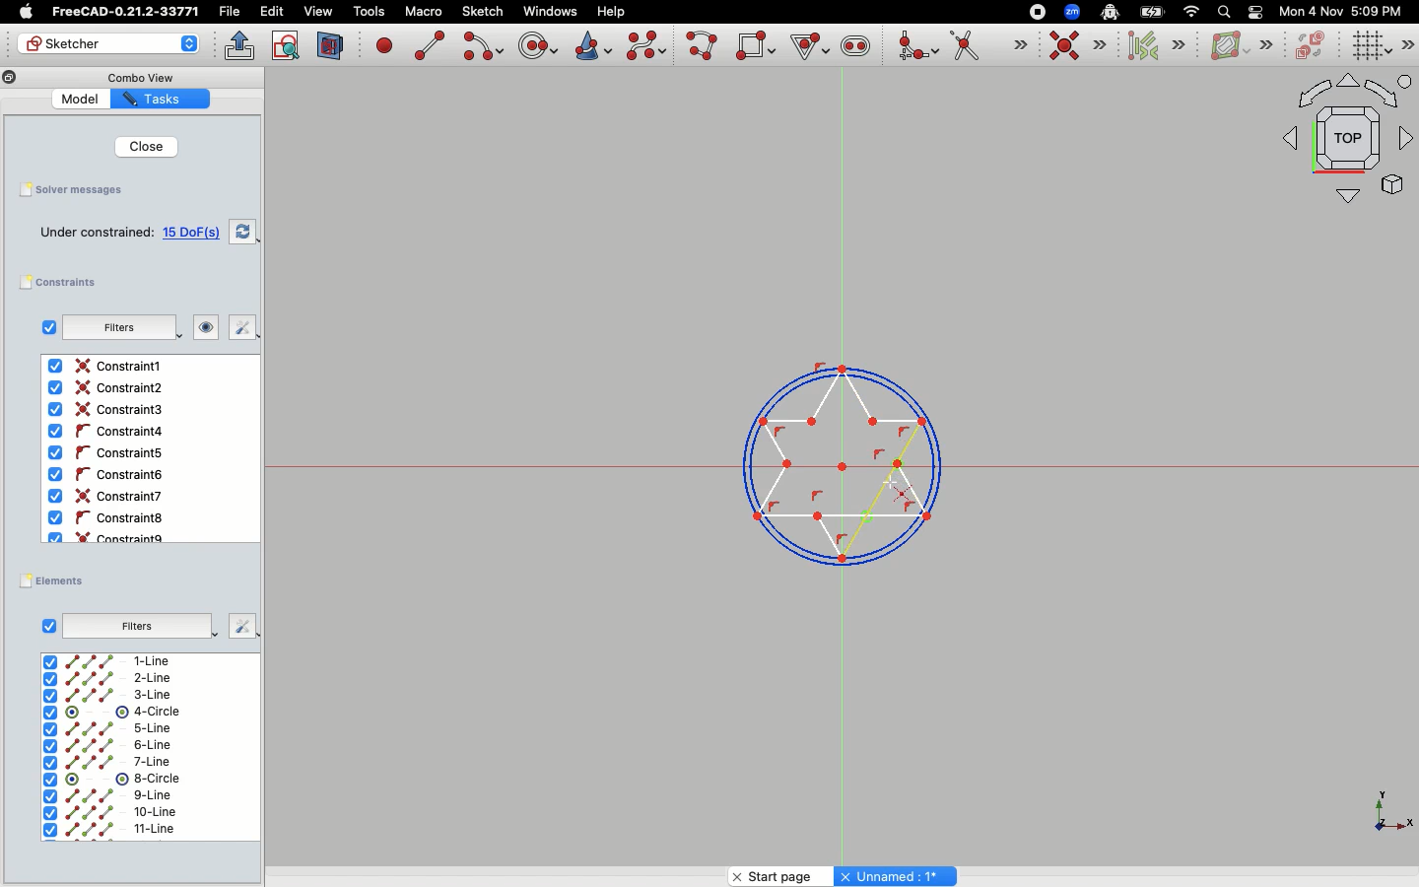 The image size is (1419, 887). What do you see at coordinates (198, 329) in the screenshot?
I see `Look` at bounding box center [198, 329].